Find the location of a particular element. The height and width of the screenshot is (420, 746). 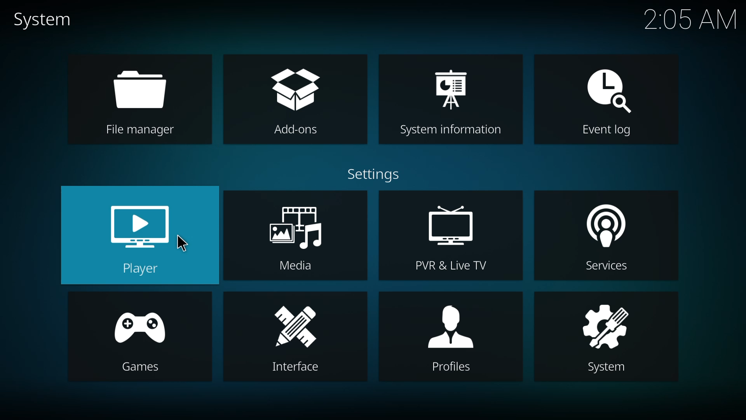

games is located at coordinates (142, 338).